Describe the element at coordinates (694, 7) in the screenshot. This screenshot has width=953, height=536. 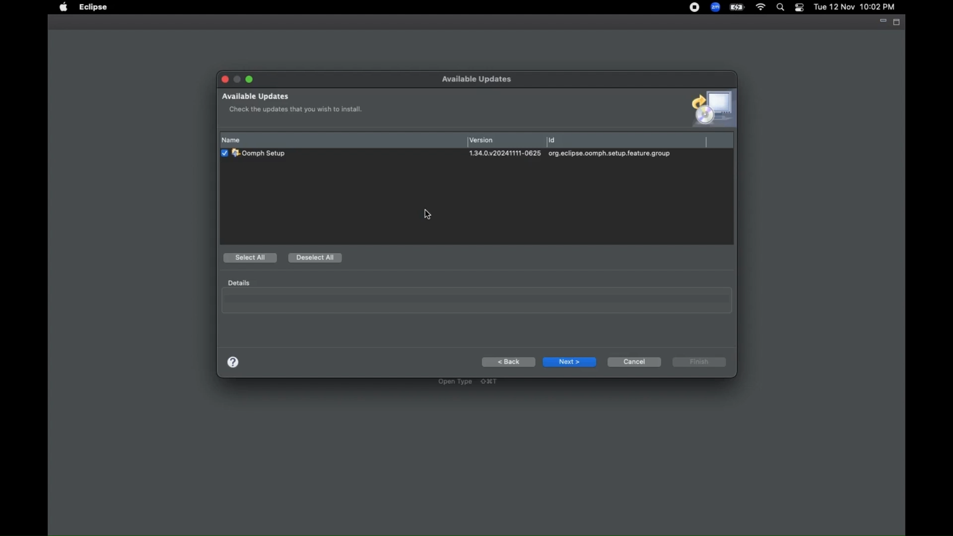
I see `Recording` at that location.